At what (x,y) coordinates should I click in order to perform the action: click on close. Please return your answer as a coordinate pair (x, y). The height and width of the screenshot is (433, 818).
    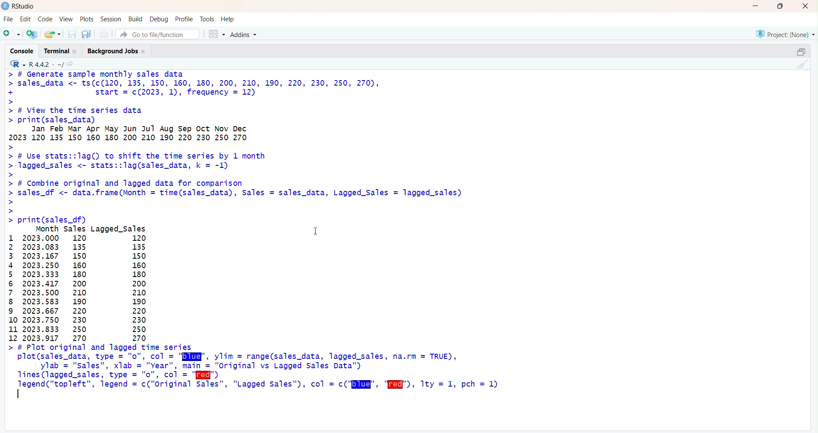
    Looking at the image, I should click on (803, 6).